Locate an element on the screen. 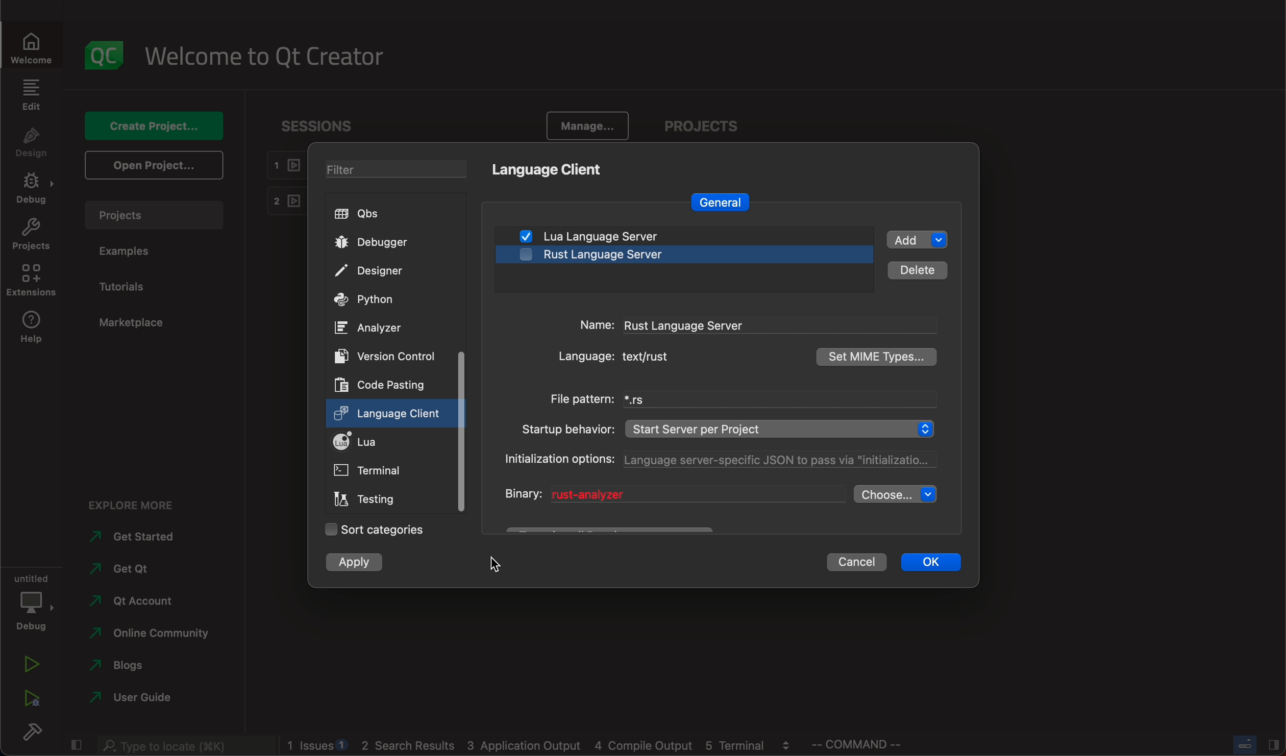  projects is located at coordinates (32, 235).